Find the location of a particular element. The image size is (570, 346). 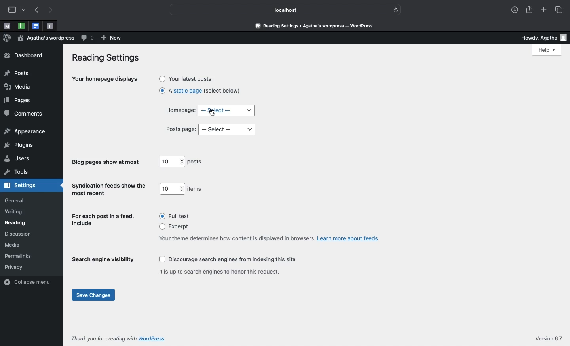

discussion is located at coordinates (18, 234).